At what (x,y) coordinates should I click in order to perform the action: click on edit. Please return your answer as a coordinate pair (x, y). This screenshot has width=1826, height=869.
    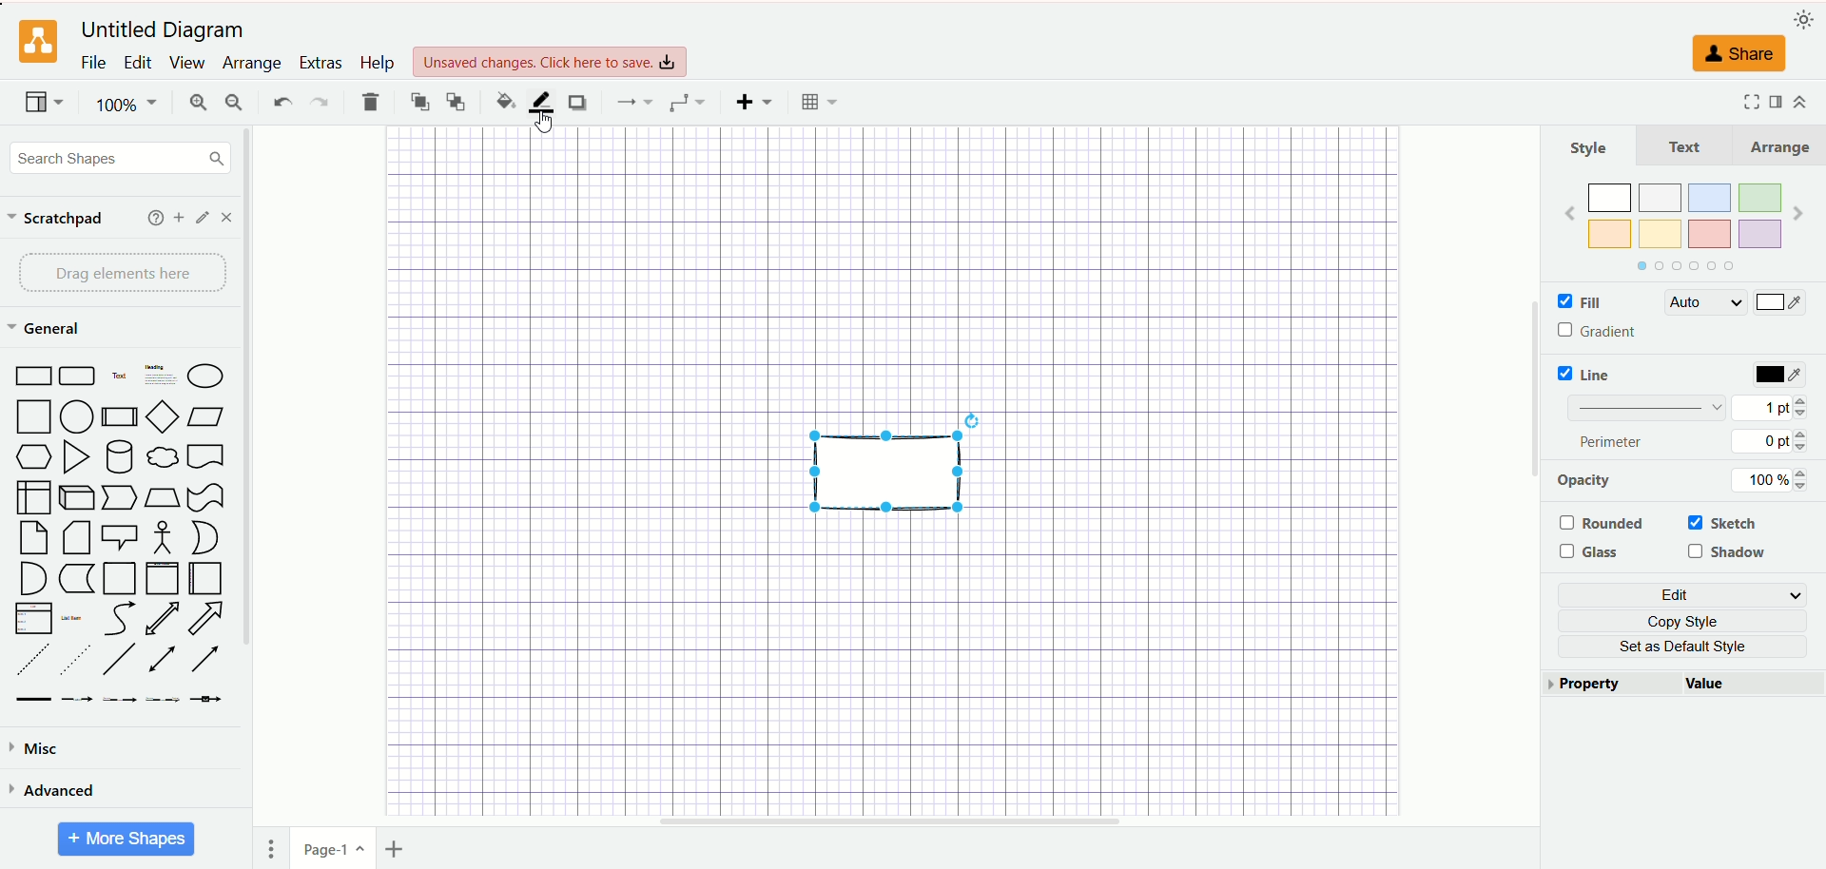
    Looking at the image, I should click on (1681, 593).